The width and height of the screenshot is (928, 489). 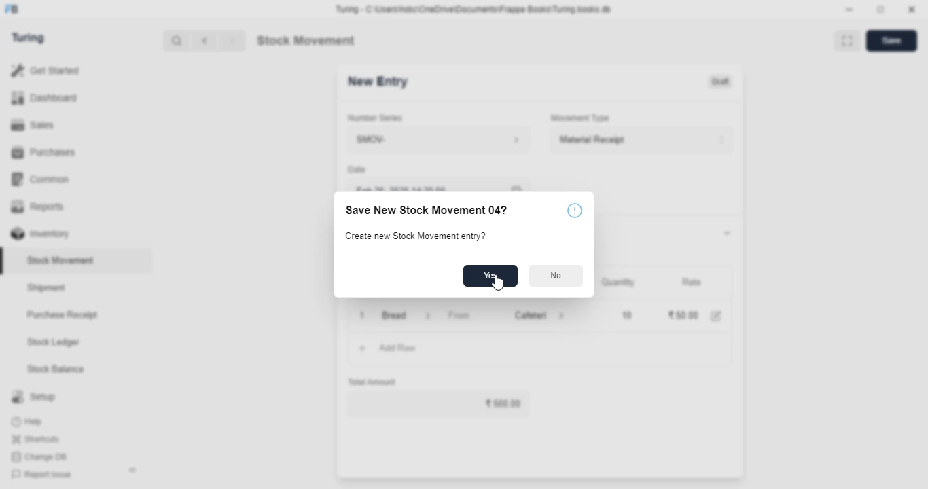 What do you see at coordinates (29, 422) in the screenshot?
I see `help` at bounding box center [29, 422].